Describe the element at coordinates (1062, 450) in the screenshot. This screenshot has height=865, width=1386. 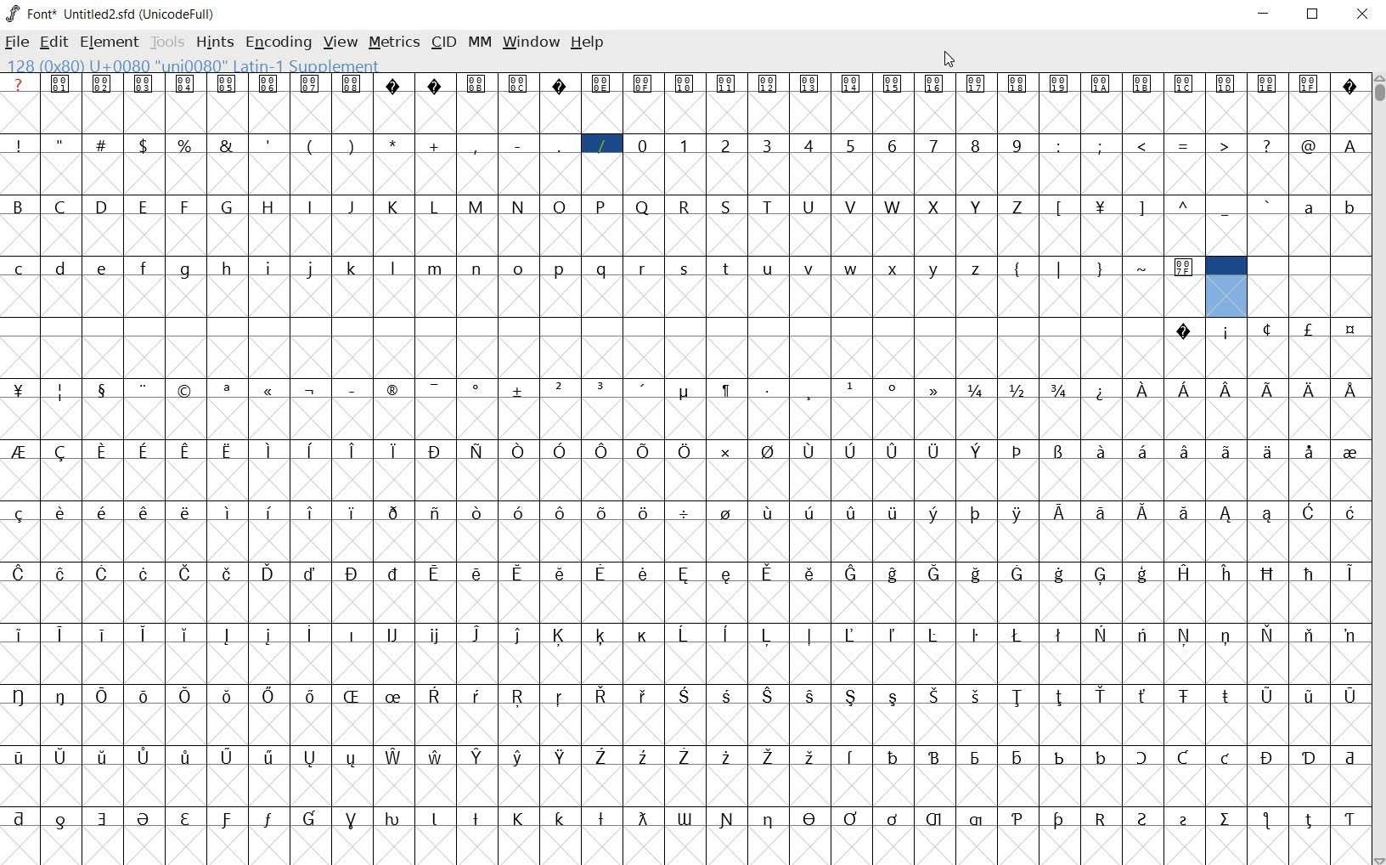
I see `Symbol` at that location.